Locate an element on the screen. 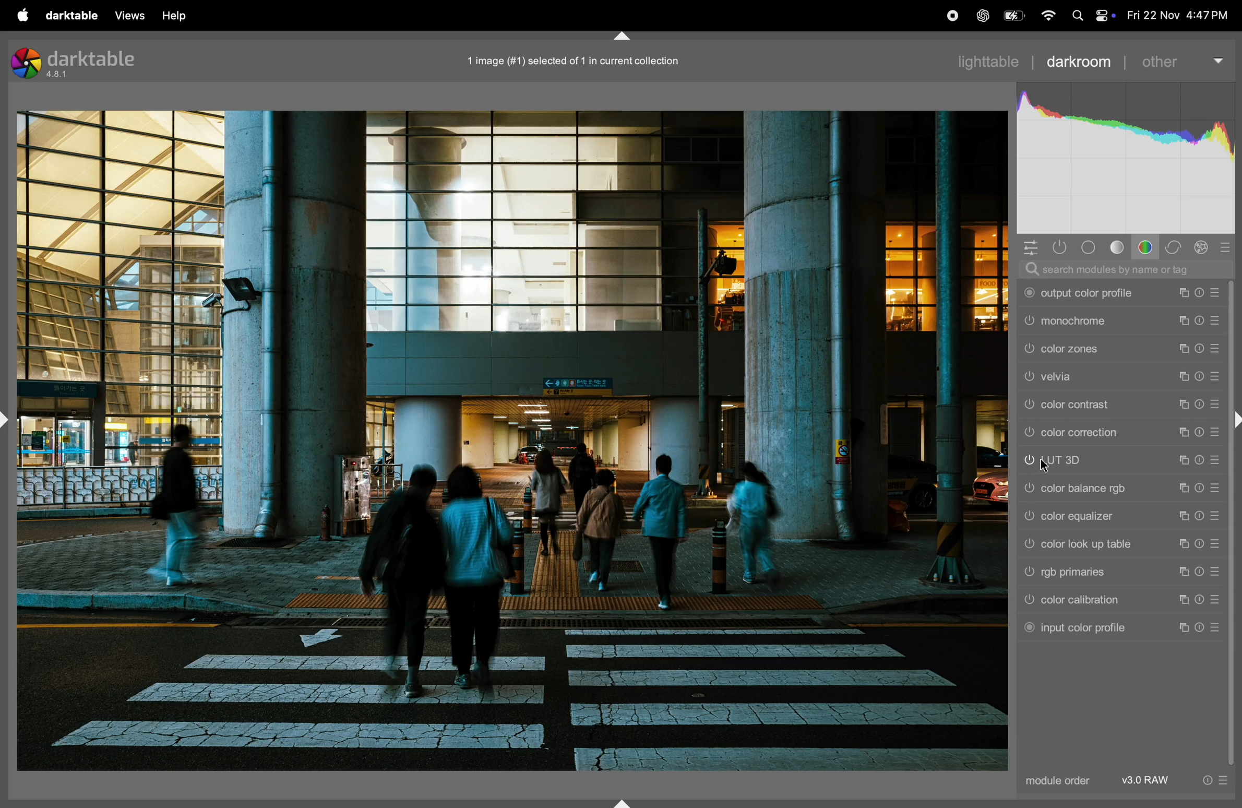 Image resolution: width=1242 pixels, height=808 pixels. image is located at coordinates (513, 442).